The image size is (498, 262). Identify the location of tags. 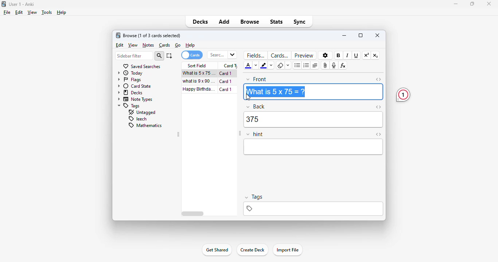
(254, 197).